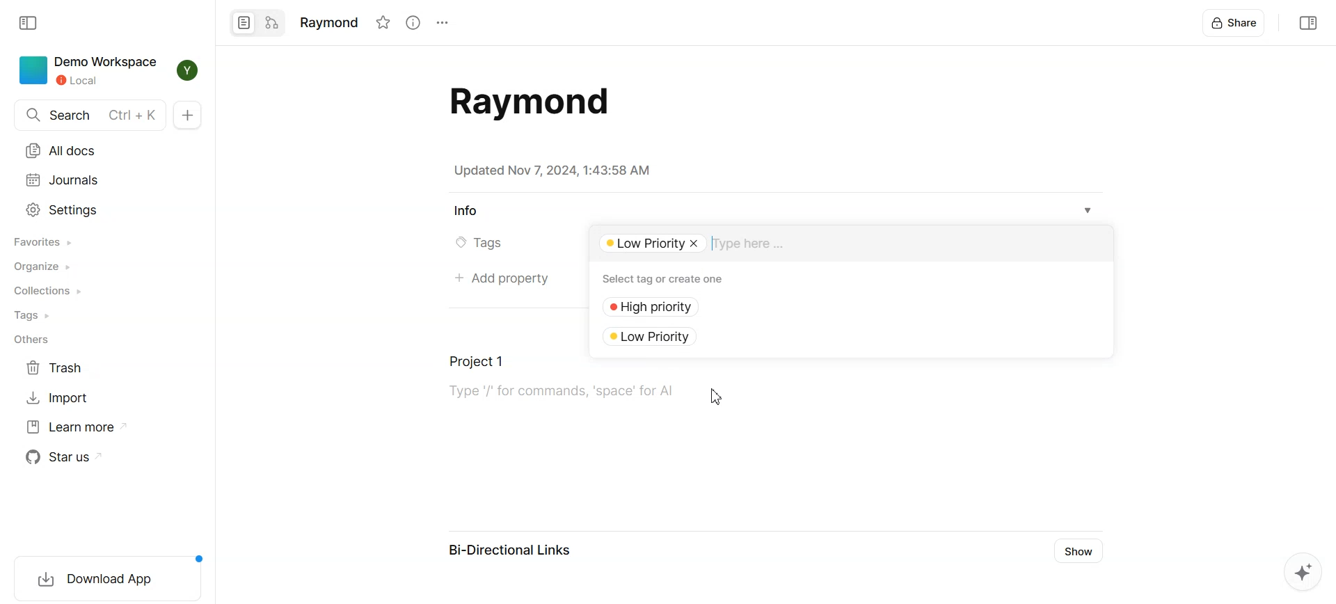 This screenshot has height=604, width=1336. What do you see at coordinates (1328, 302) in the screenshot?
I see `Vertical scrollbar` at bounding box center [1328, 302].